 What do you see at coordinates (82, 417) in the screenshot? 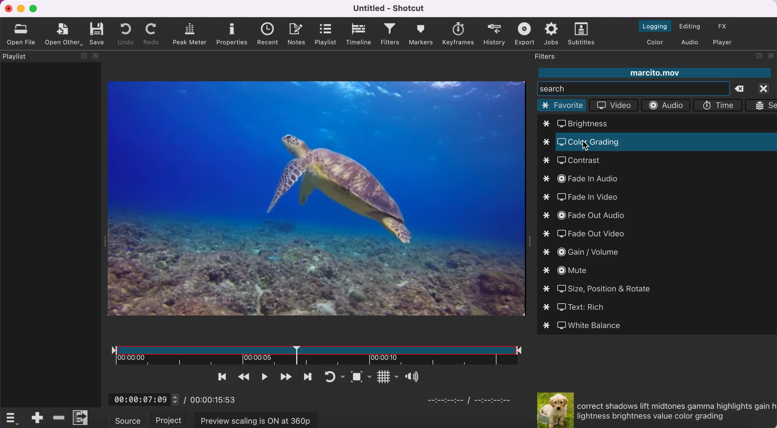
I see `menu` at bounding box center [82, 417].